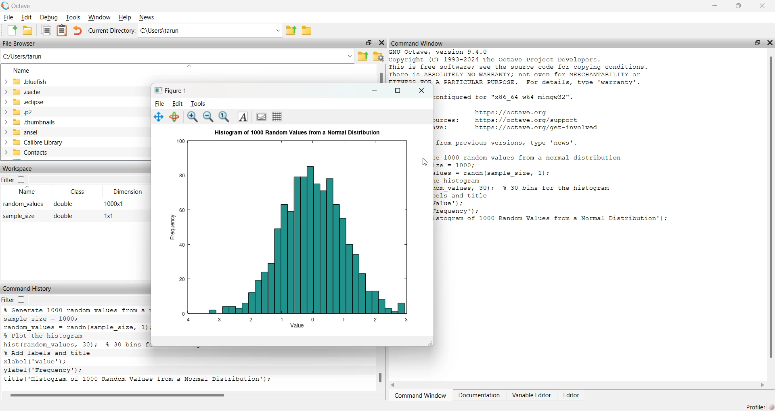 The height and width of the screenshot is (411, 775). What do you see at coordinates (350, 56) in the screenshot?
I see `dropdown` at bounding box center [350, 56].